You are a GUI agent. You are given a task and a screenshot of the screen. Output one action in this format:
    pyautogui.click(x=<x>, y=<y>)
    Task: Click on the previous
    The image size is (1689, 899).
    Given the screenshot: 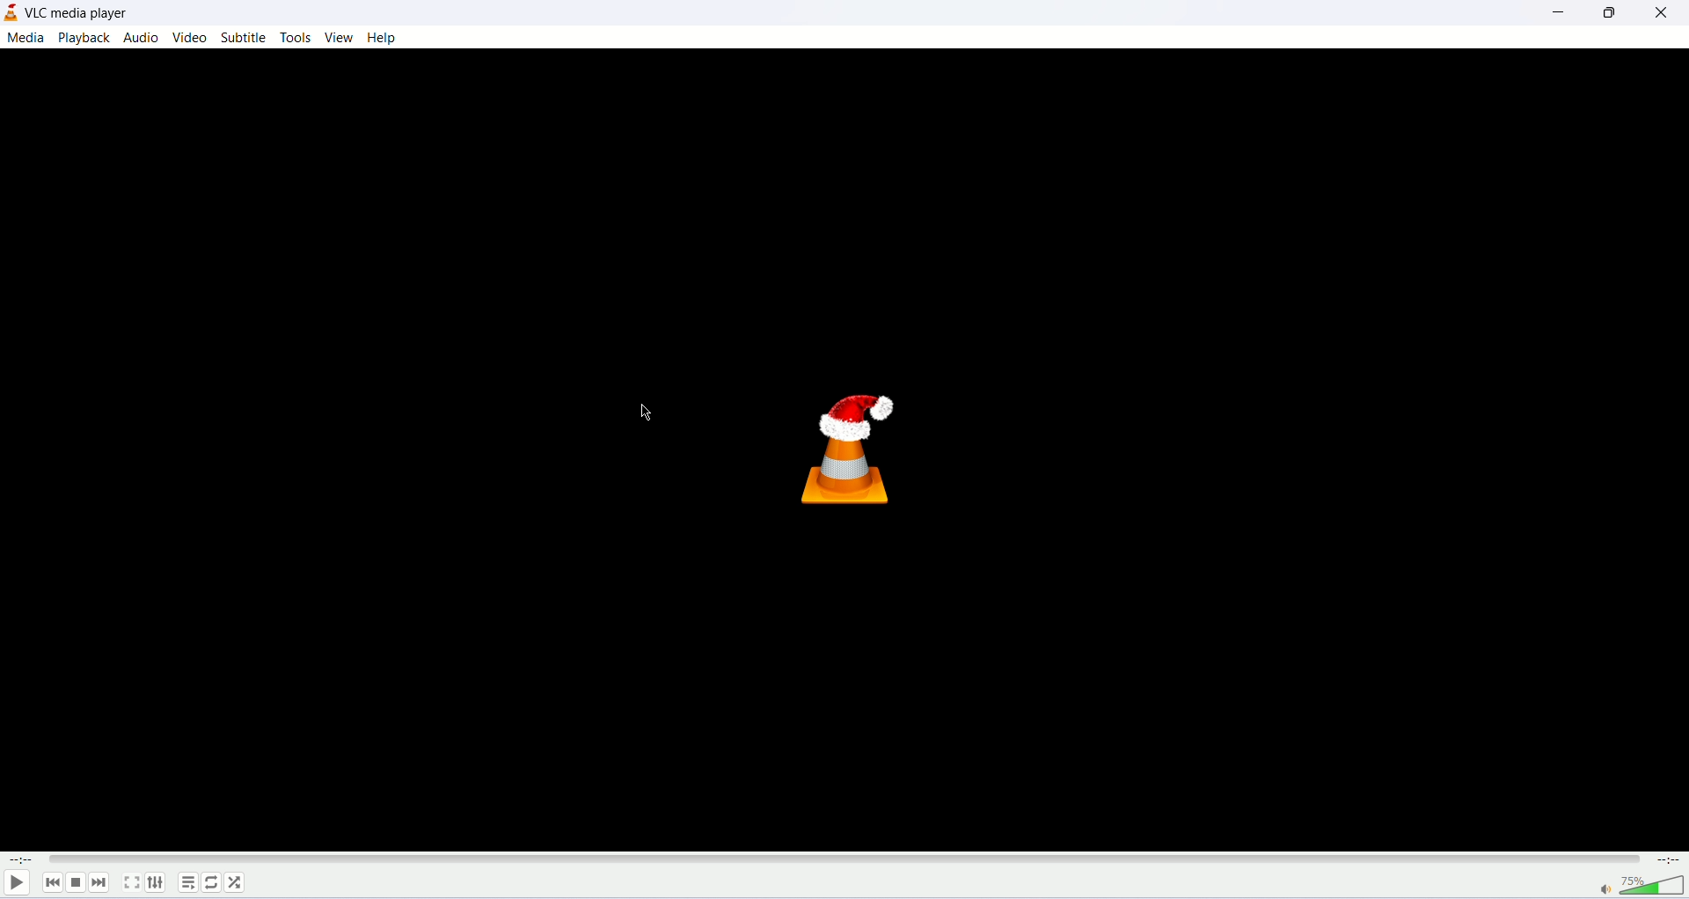 What is the action you would take?
    pyautogui.click(x=50, y=883)
    